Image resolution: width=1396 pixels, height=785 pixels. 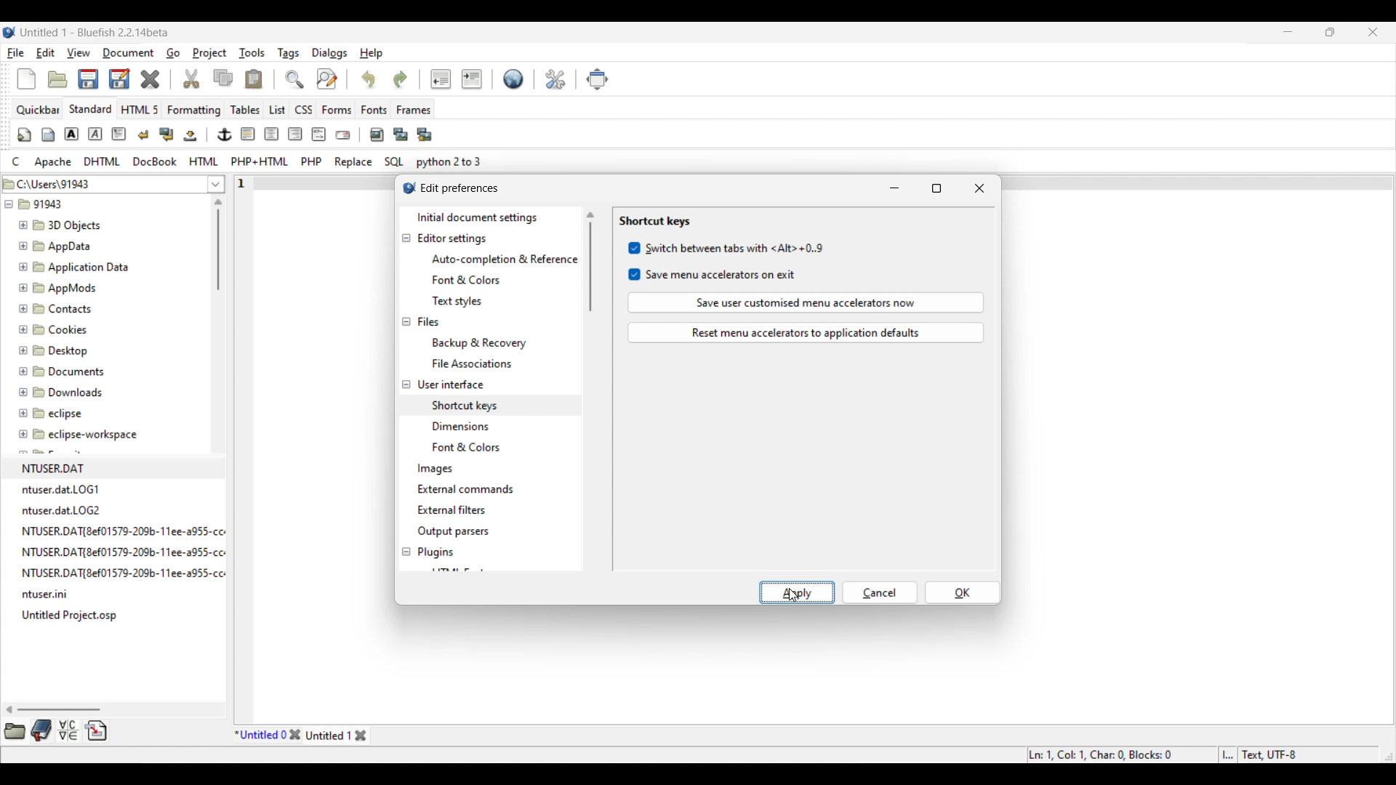 What do you see at coordinates (797, 592) in the screenshot?
I see `Apply highlighted as current selection` at bounding box center [797, 592].